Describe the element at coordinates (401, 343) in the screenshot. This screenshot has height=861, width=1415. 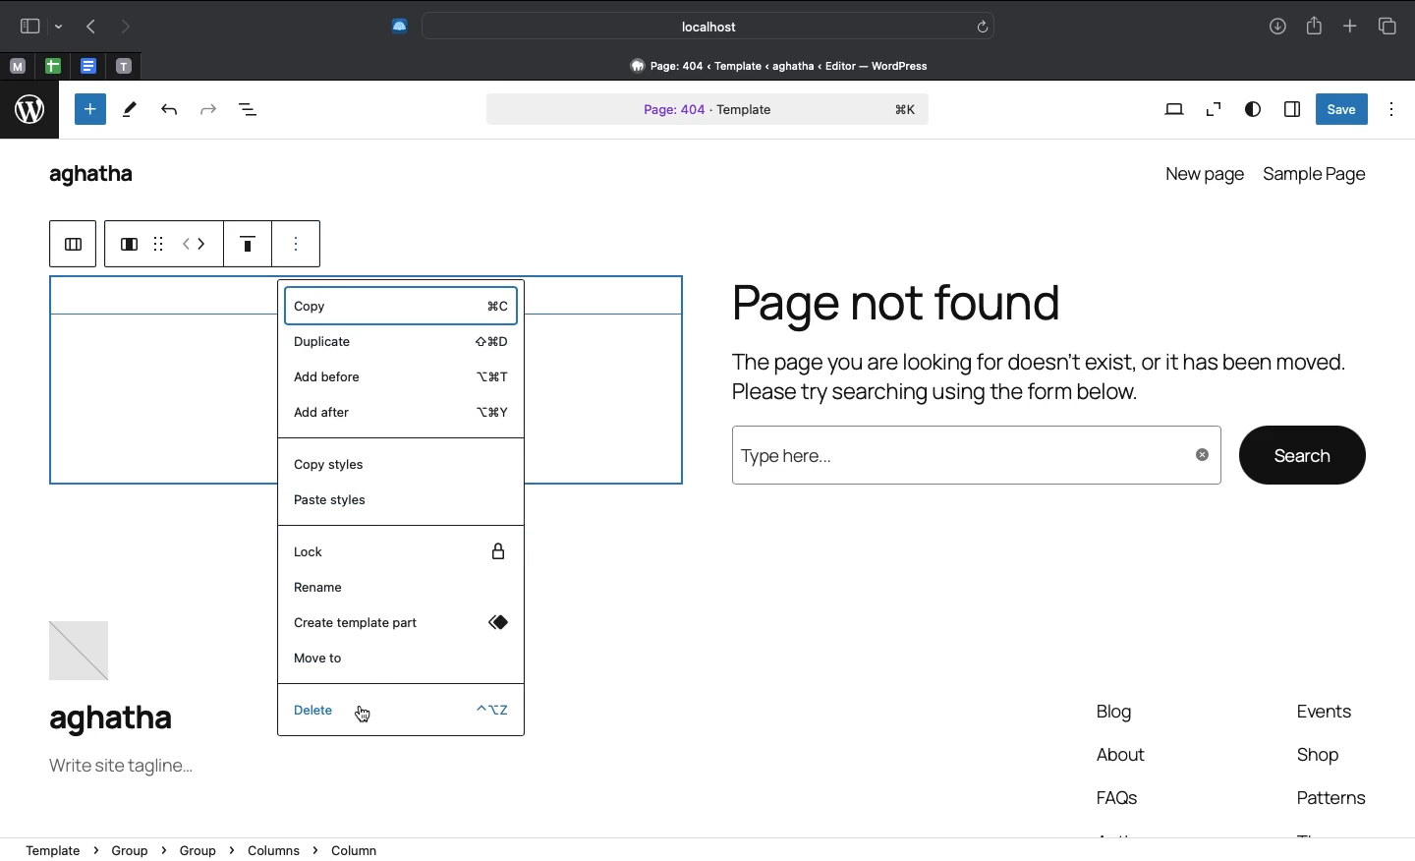
I see `duplicate` at that location.